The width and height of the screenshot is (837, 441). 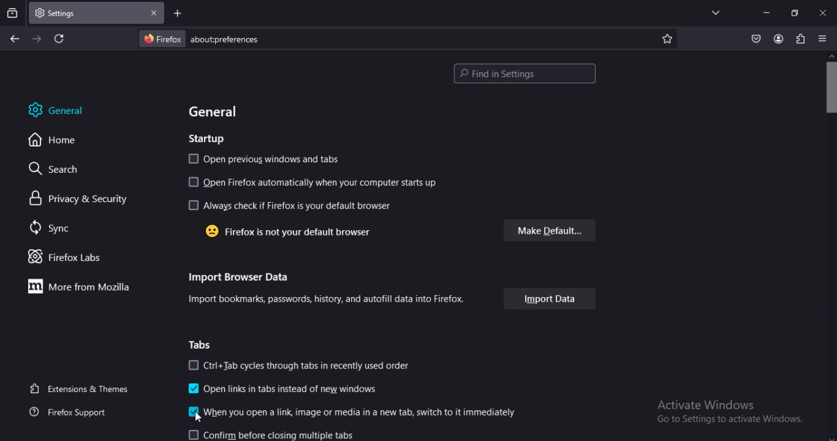 What do you see at coordinates (154, 12) in the screenshot?
I see `close tab` at bounding box center [154, 12].